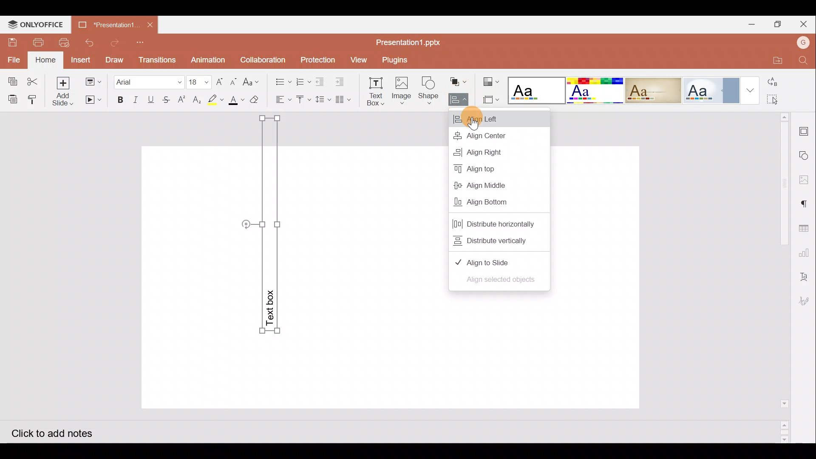 This screenshot has height=459, width=816. What do you see at coordinates (358, 59) in the screenshot?
I see `View` at bounding box center [358, 59].